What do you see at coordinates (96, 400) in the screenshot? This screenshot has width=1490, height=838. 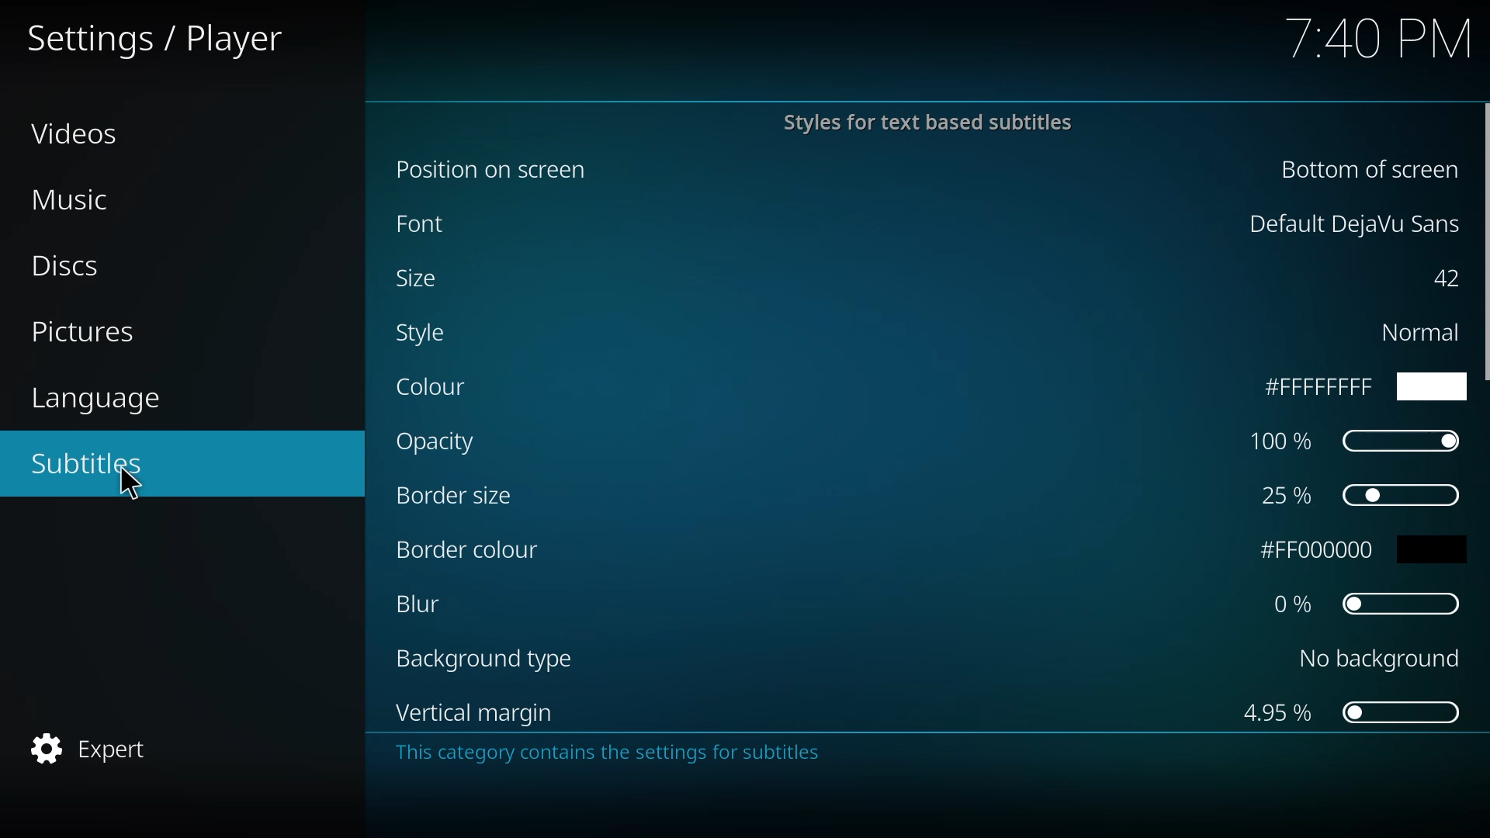 I see `language` at bounding box center [96, 400].